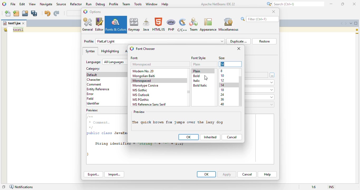  What do you see at coordinates (222, 99) in the screenshot?
I see `36` at bounding box center [222, 99].